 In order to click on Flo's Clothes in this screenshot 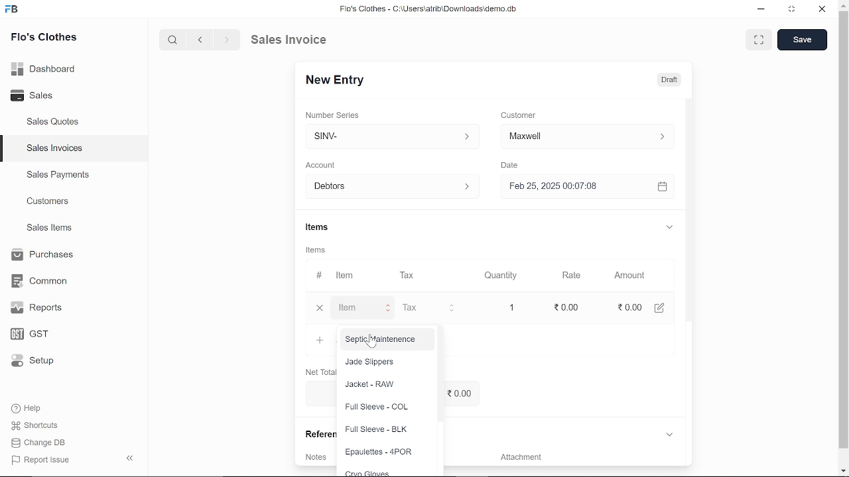, I will do `click(42, 39)`.